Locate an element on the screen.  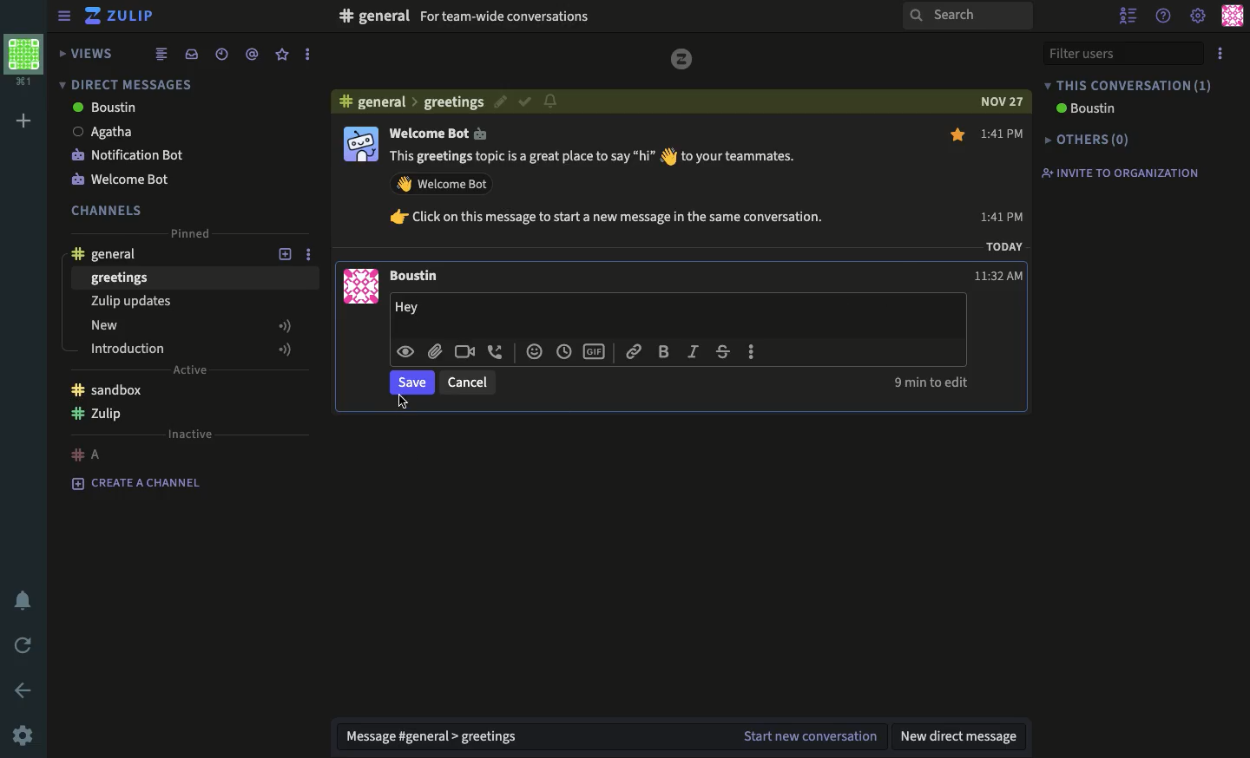
back is located at coordinates (26, 689).